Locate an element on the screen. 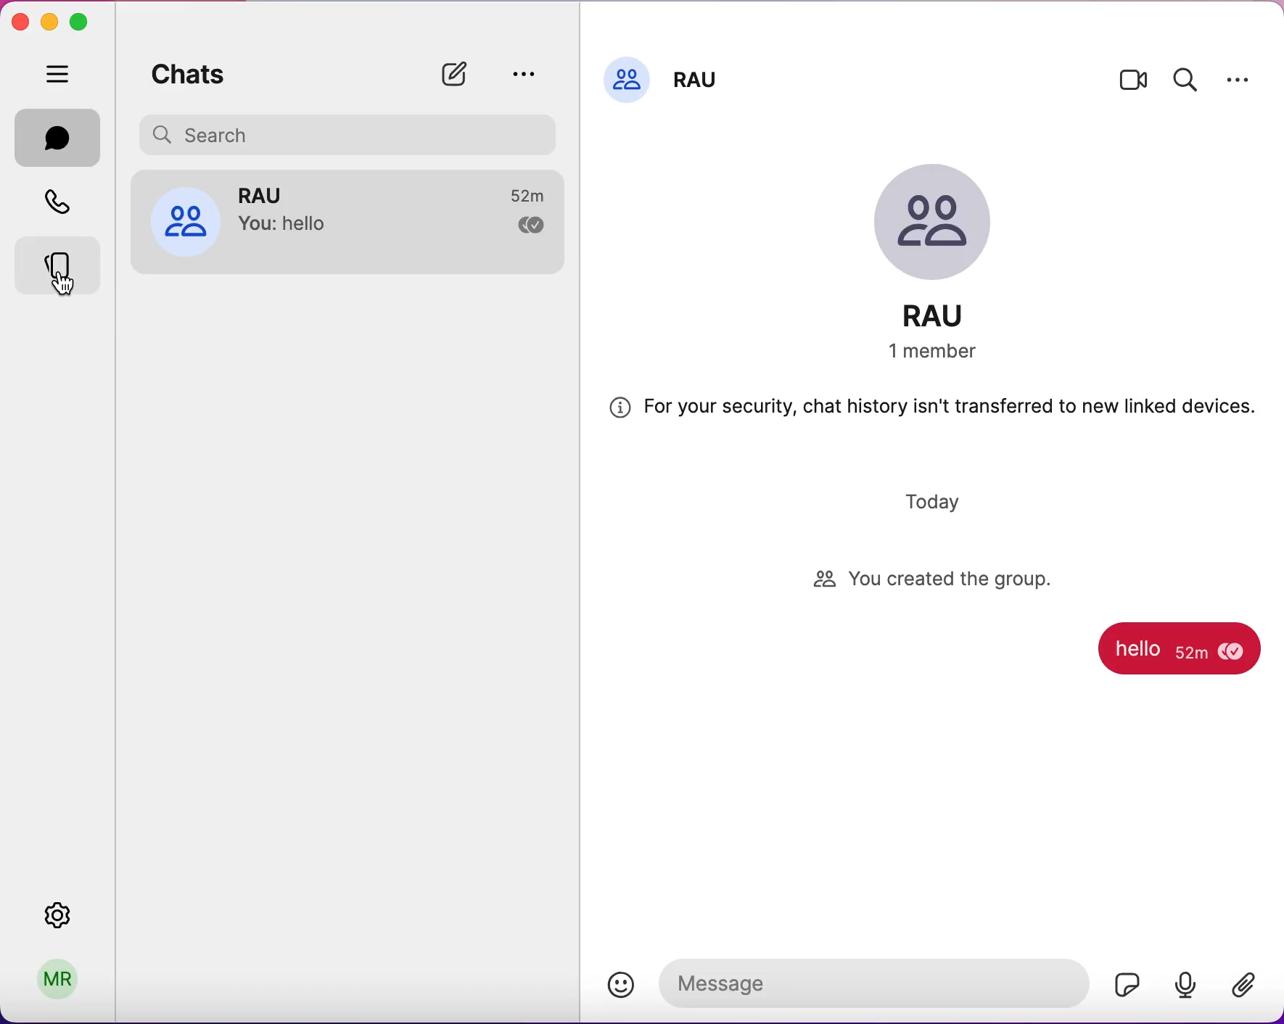 The image size is (1284, 1024). profile picture is located at coordinates (626, 82).